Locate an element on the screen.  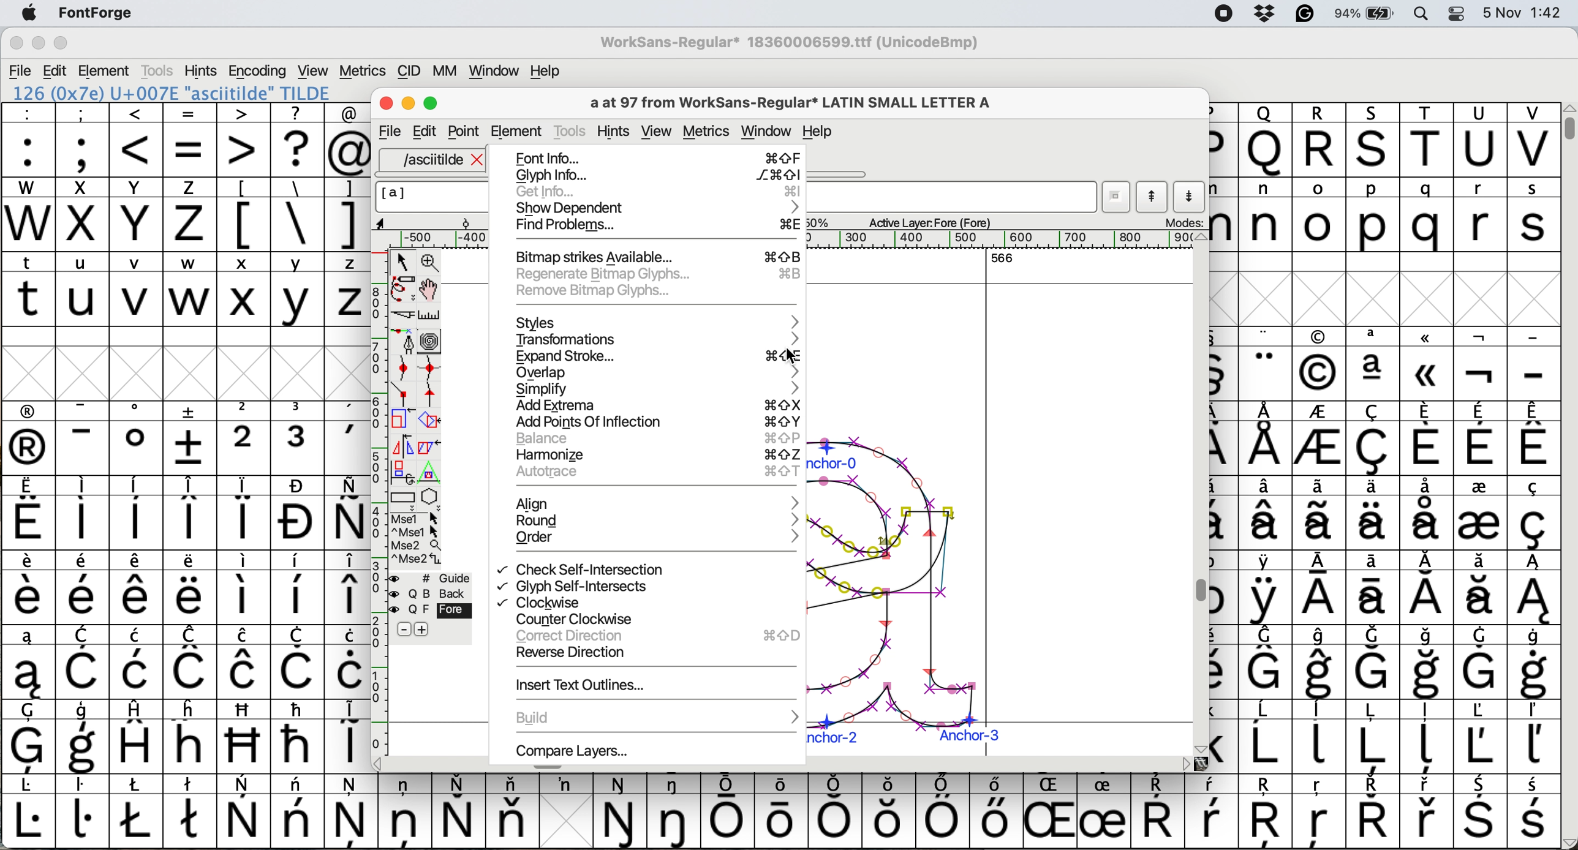
symbol is located at coordinates (676, 811).